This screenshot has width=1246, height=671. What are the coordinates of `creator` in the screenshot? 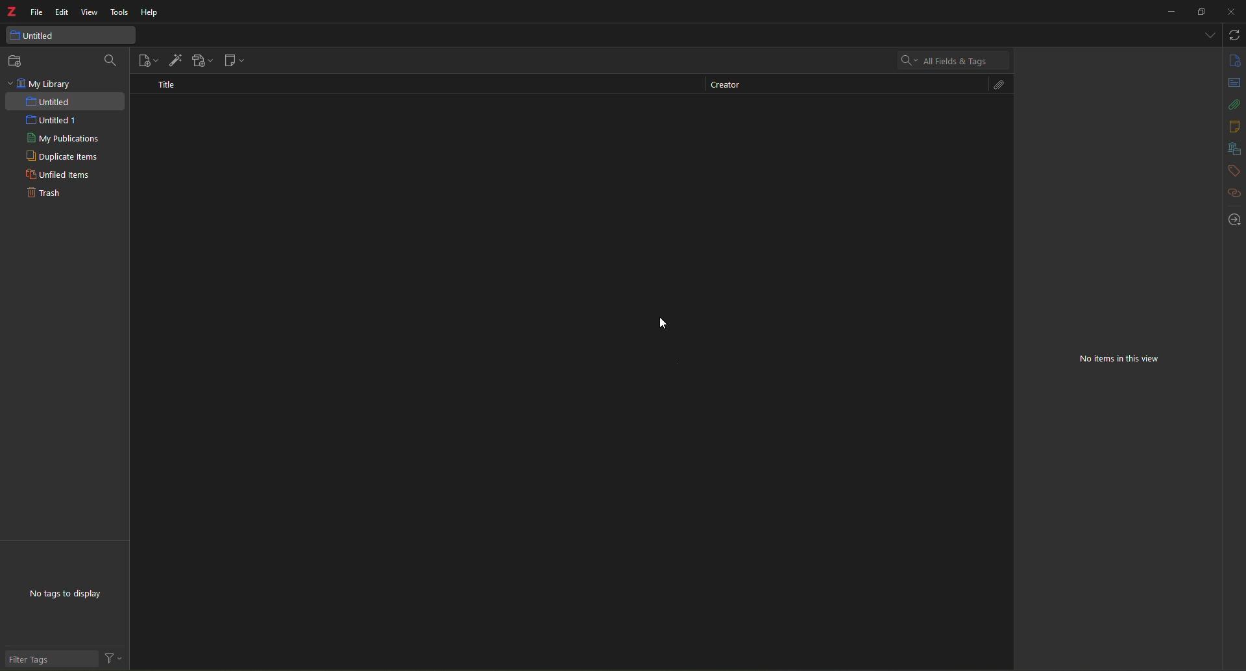 It's located at (723, 84).